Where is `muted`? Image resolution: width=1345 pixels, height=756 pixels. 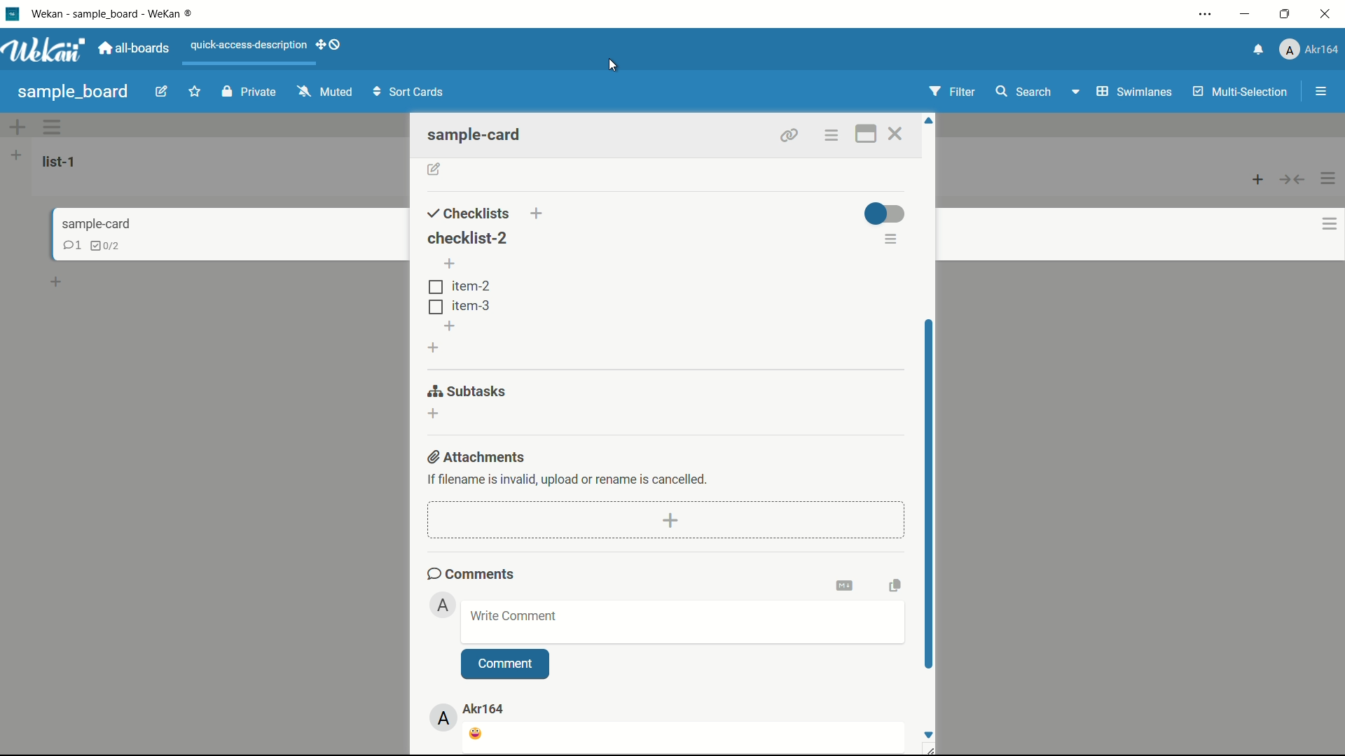
muted is located at coordinates (323, 92).